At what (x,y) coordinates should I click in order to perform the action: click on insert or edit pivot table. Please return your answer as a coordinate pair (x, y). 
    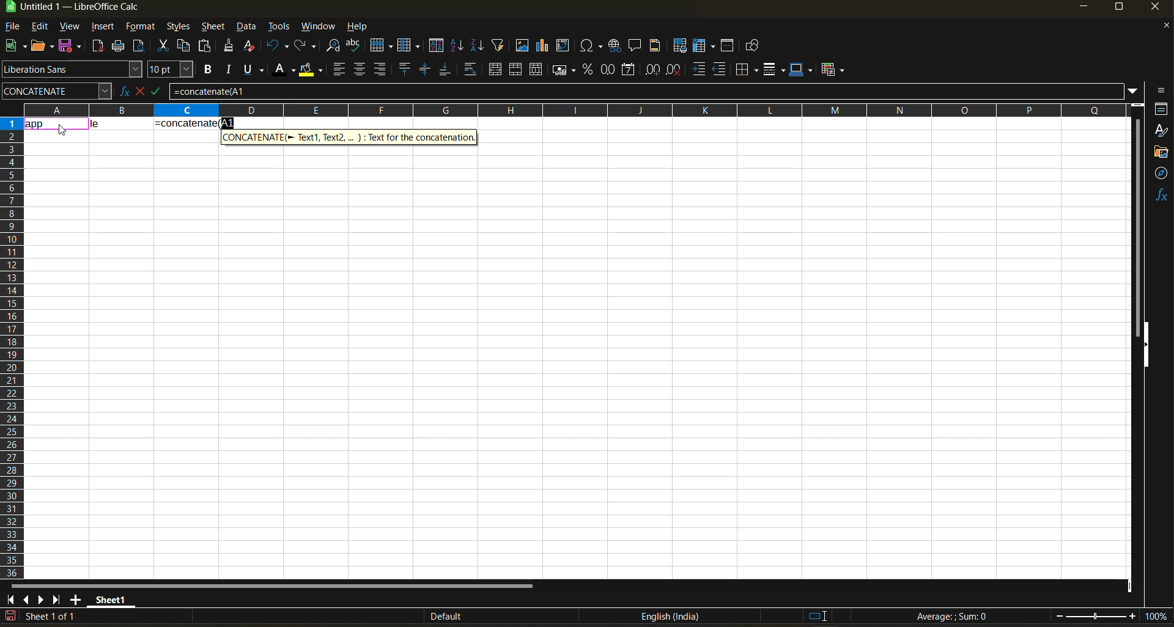
    Looking at the image, I should click on (564, 46).